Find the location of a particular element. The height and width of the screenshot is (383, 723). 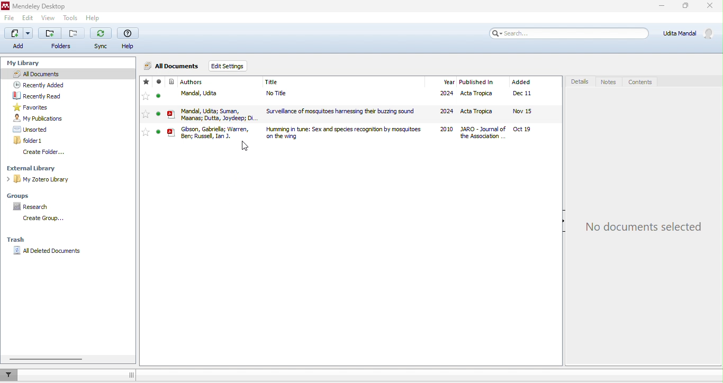

maximize is located at coordinates (685, 7).